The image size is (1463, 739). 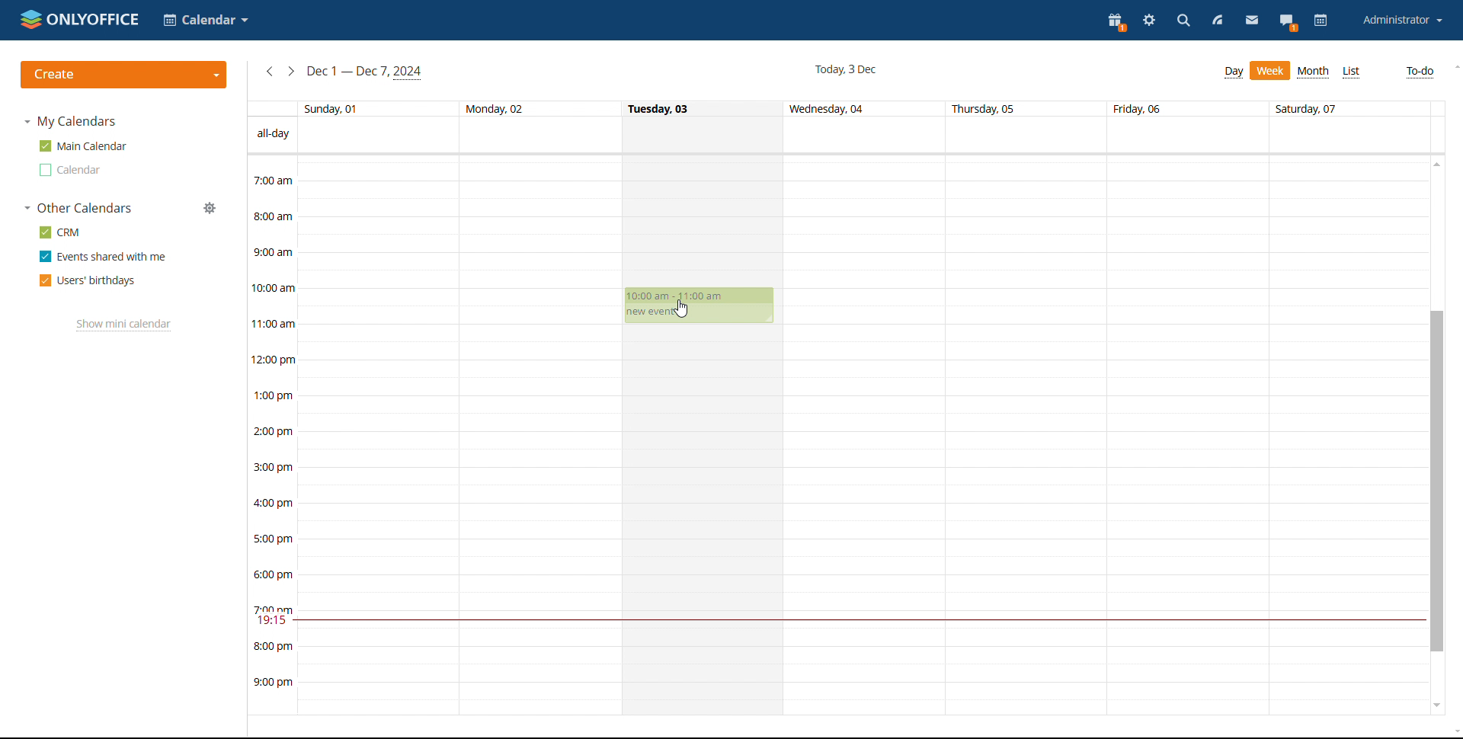 What do you see at coordinates (276, 574) in the screenshot?
I see `6:00 pm` at bounding box center [276, 574].